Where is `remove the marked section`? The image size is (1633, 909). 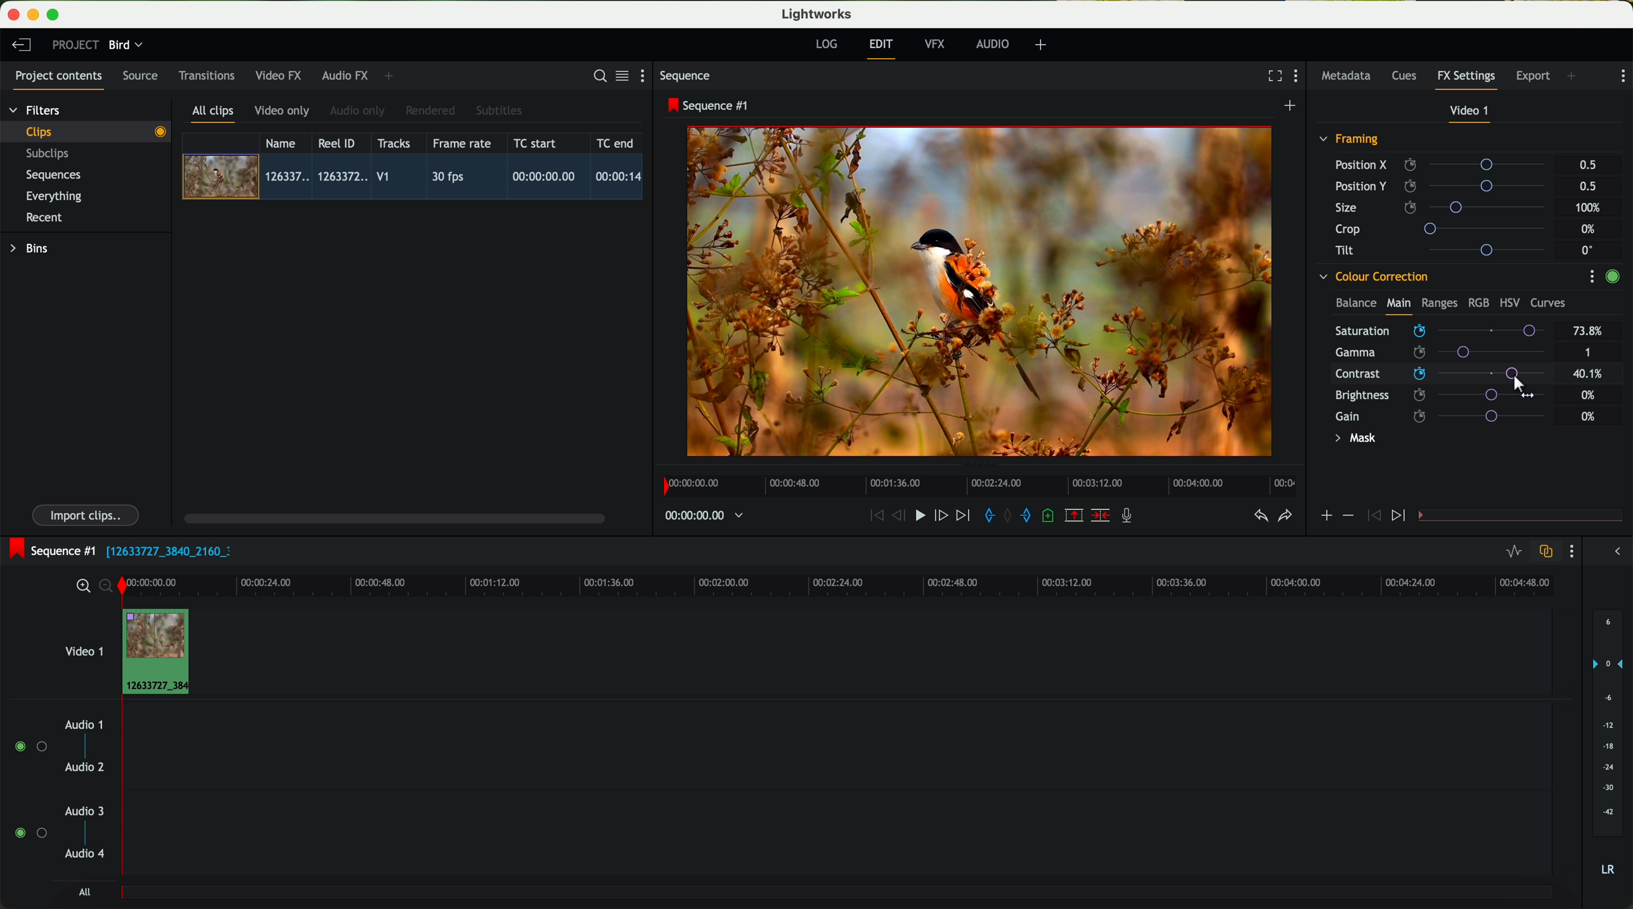 remove the marked section is located at coordinates (1075, 516).